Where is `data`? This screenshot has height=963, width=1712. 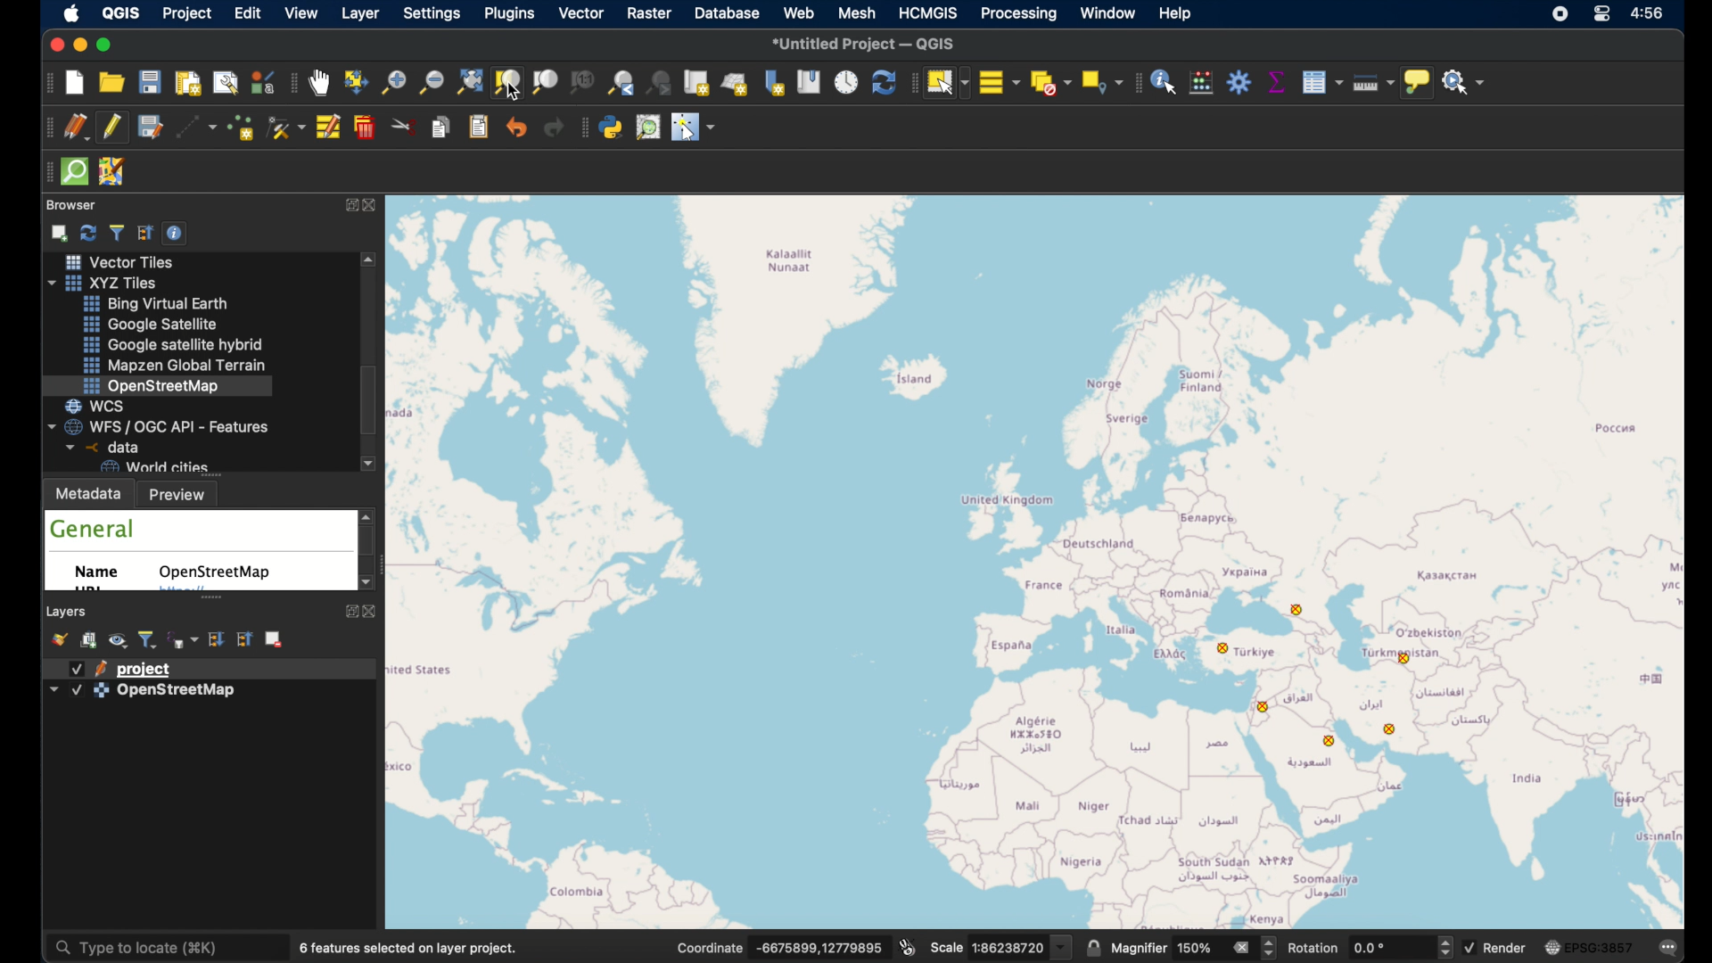 data is located at coordinates (99, 447).